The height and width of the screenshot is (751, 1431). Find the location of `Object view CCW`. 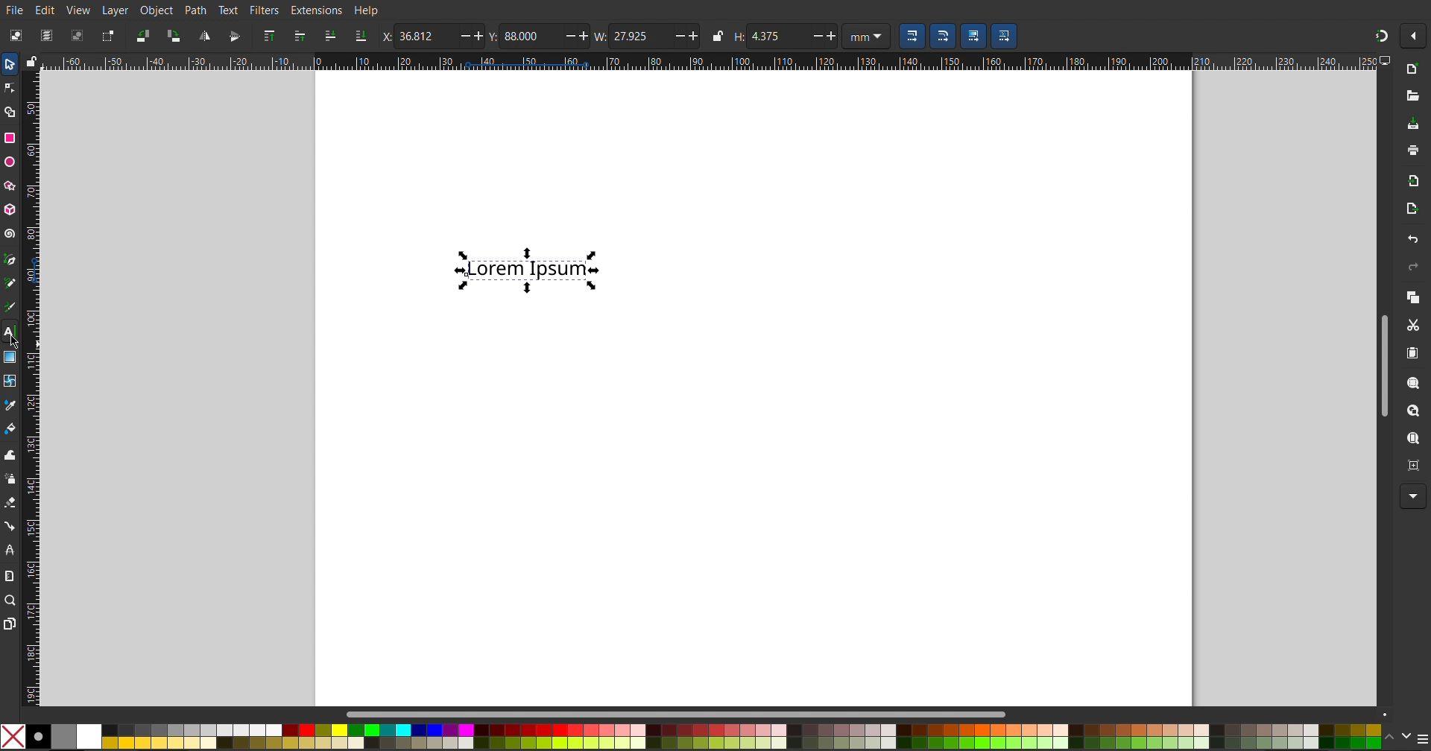

Object view CCW is located at coordinates (143, 36).